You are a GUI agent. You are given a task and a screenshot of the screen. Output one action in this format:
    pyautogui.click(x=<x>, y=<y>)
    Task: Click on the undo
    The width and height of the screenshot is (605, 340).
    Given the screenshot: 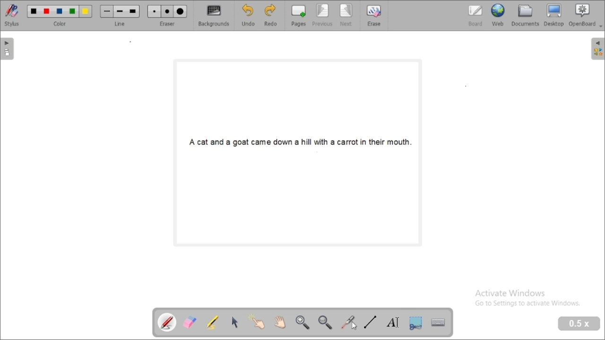 What is the action you would take?
    pyautogui.click(x=248, y=16)
    